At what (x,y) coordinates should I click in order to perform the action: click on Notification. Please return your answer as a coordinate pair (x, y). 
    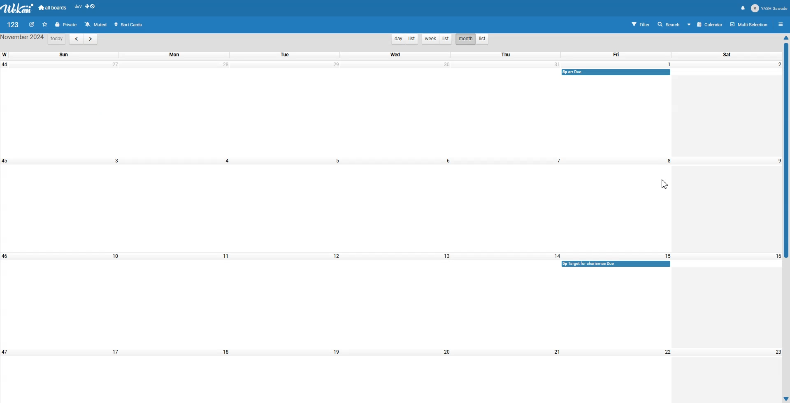
    Looking at the image, I should click on (743, 8).